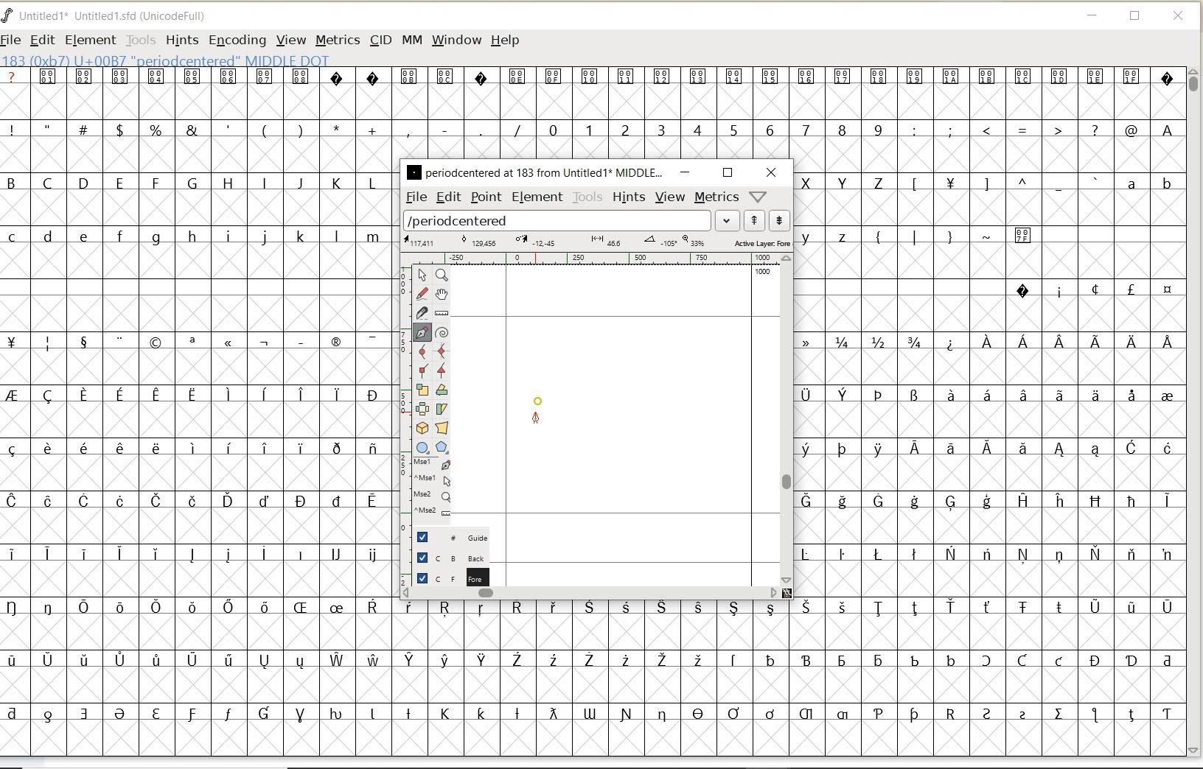  Describe the element at coordinates (422, 331) in the screenshot. I see `add a point, then drag out its control points` at that location.